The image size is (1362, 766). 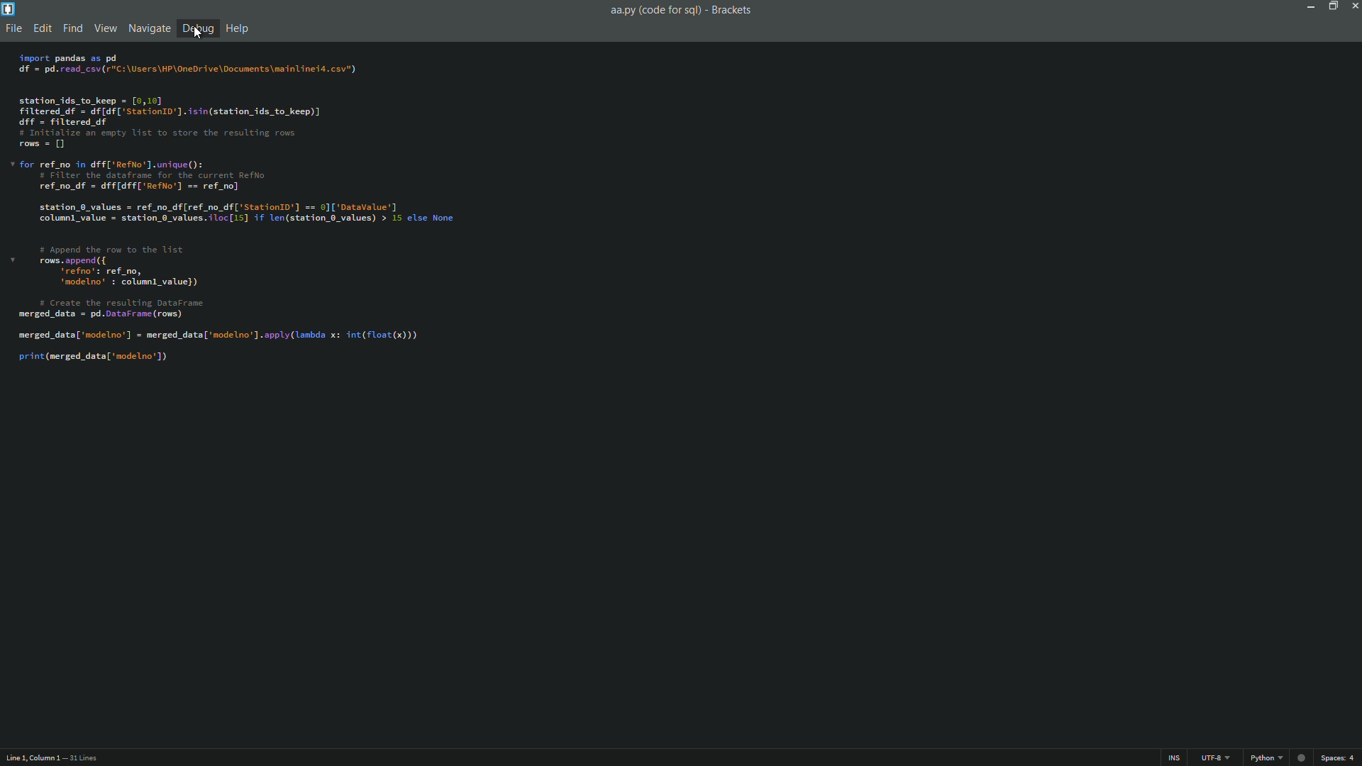 What do you see at coordinates (14, 28) in the screenshot?
I see `file menu` at bounding box center [14, 28].